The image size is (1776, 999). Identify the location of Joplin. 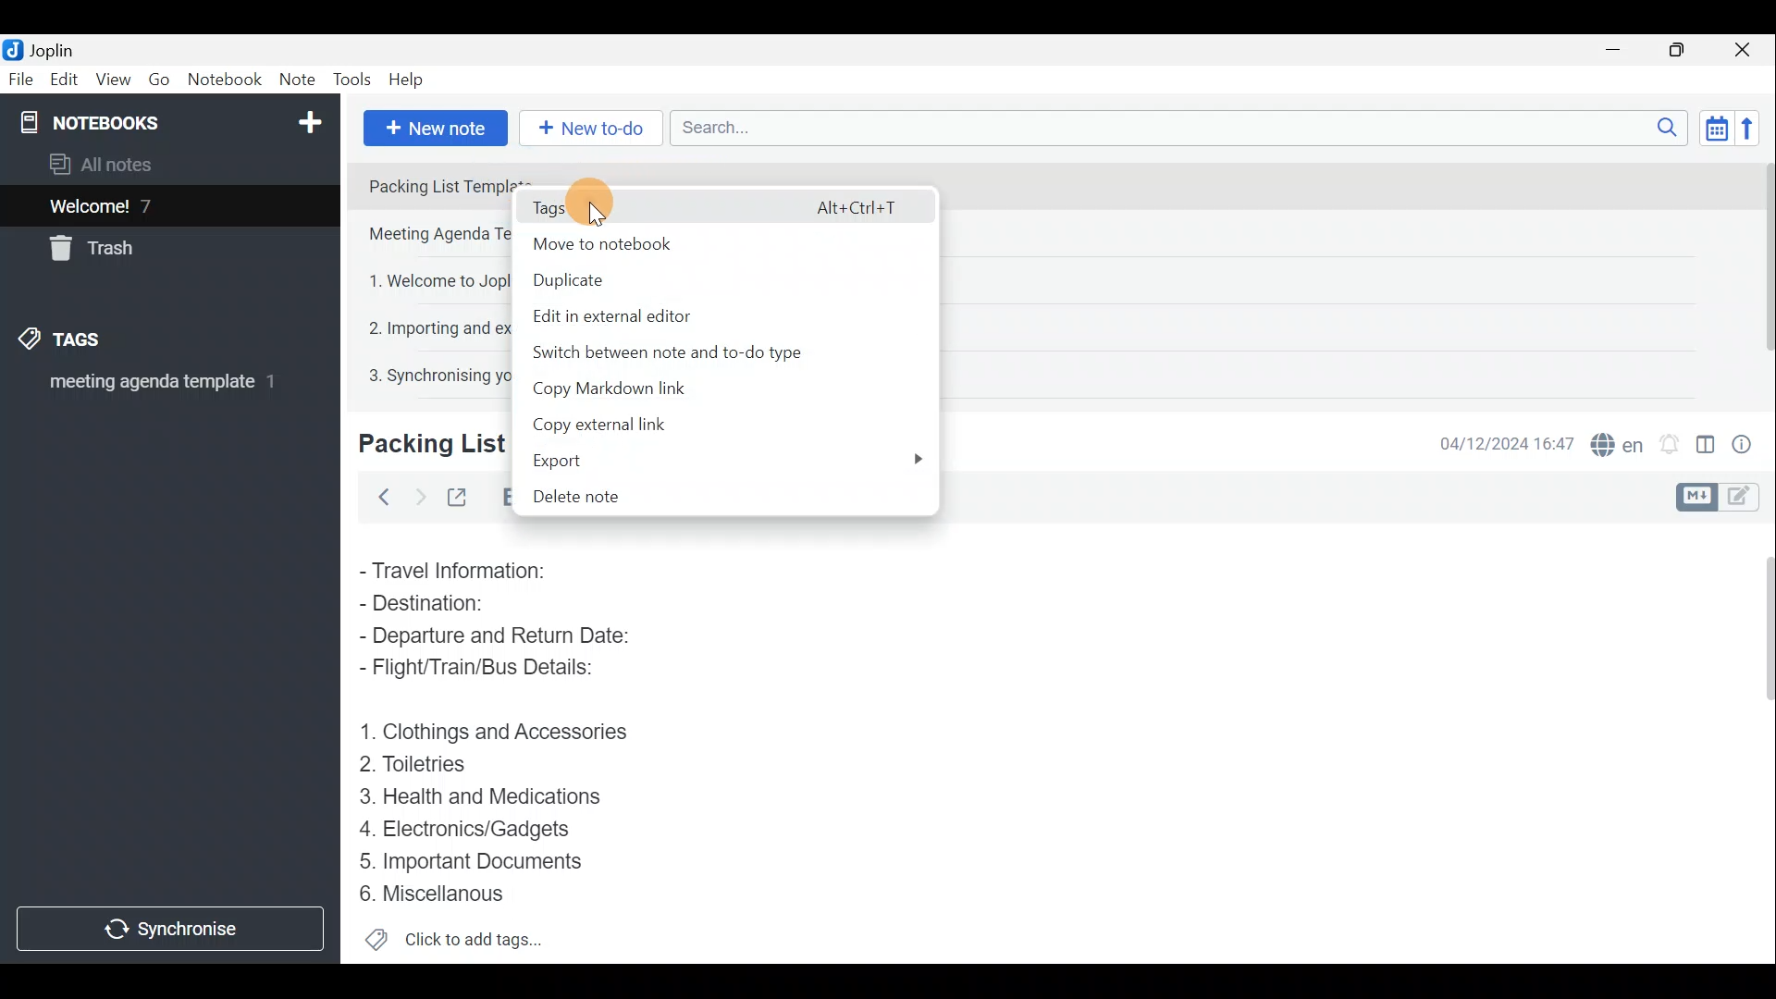
(43, 49).